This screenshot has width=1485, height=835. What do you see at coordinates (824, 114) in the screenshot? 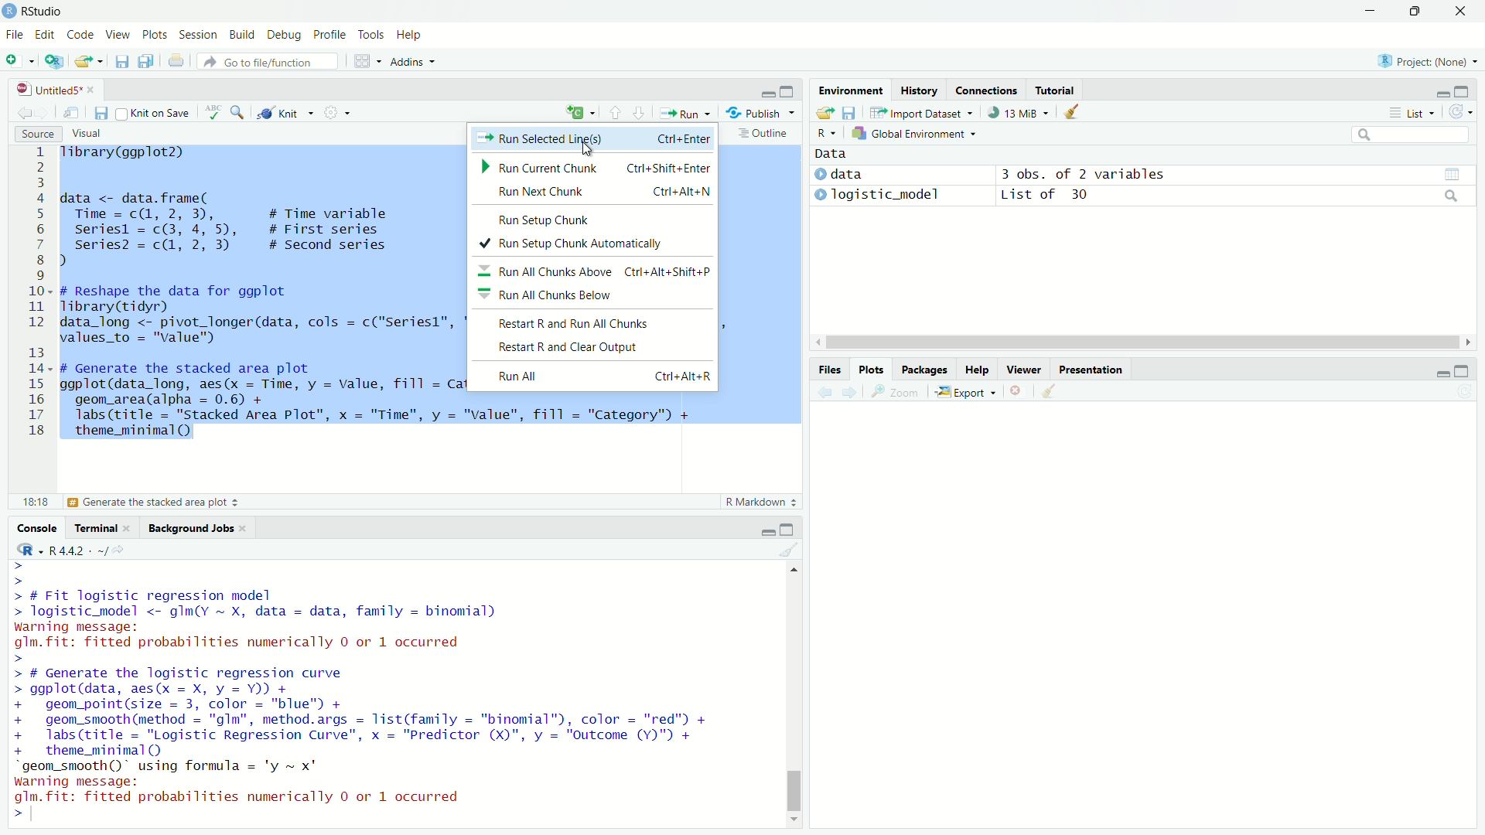
I see `save` at bounding box center [824, 114].